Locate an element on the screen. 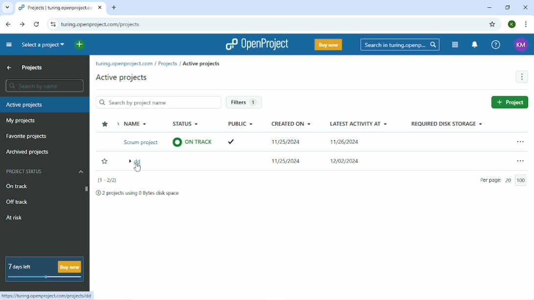 The image size is (534, 300). Account is located at coordinates (520, 44).